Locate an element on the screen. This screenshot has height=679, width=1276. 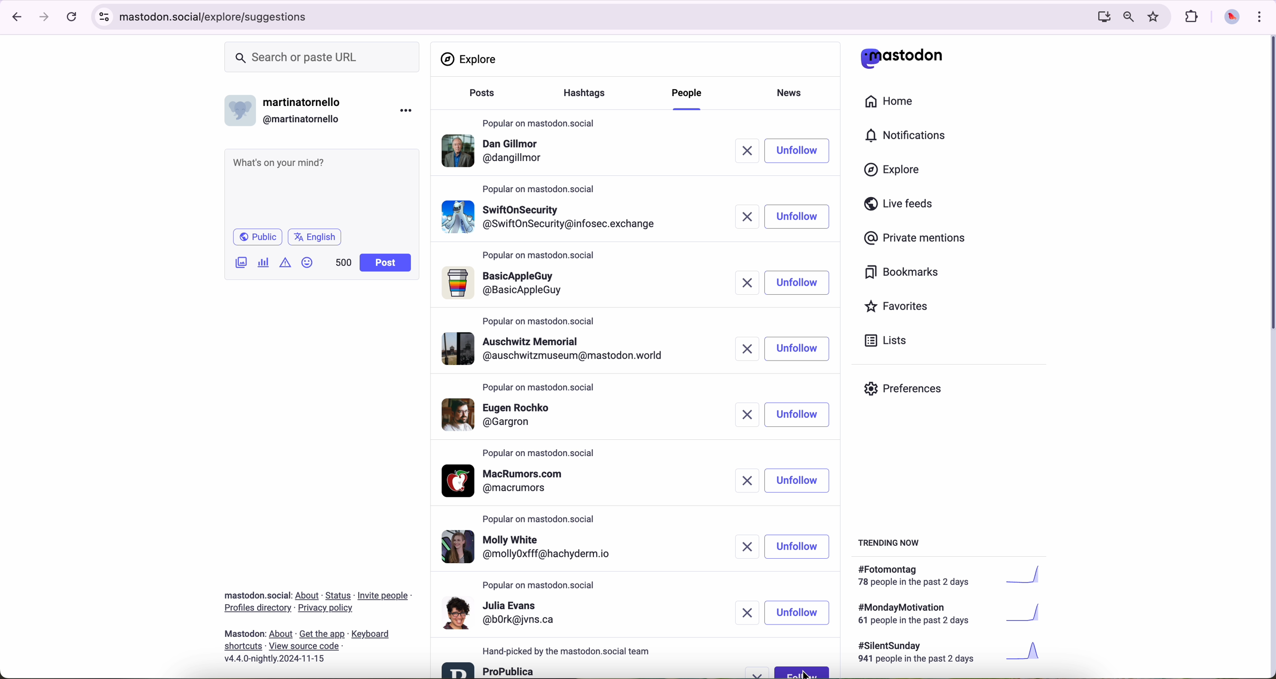
more options is located at coordinates (408, 110).